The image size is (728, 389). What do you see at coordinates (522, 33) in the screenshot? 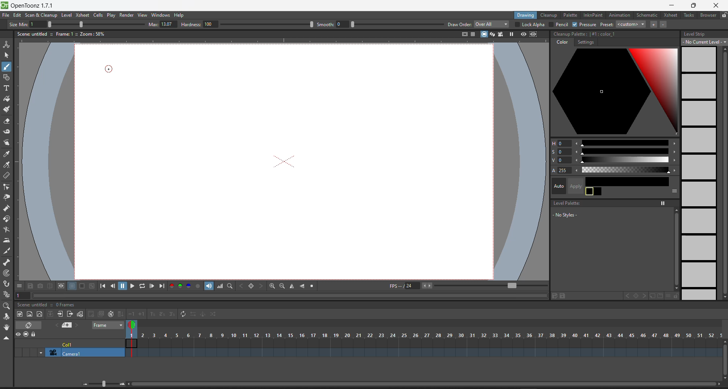
I see `preview` at bounding box center [522, 33].